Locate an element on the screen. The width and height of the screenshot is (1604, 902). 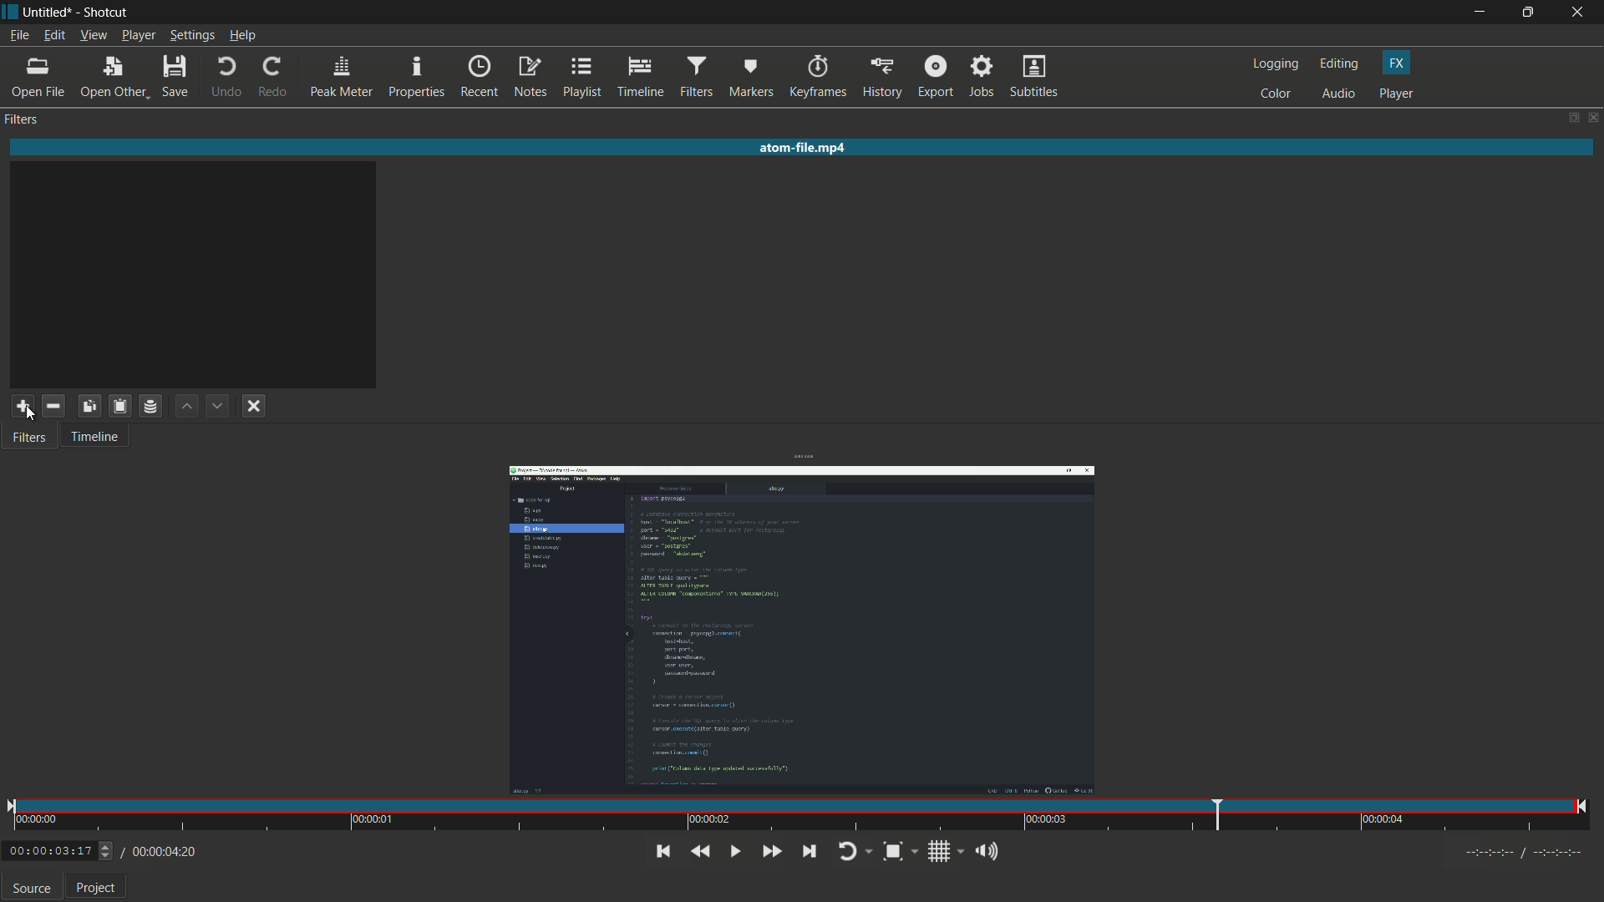
close app is located at coordinates (1581, 13).